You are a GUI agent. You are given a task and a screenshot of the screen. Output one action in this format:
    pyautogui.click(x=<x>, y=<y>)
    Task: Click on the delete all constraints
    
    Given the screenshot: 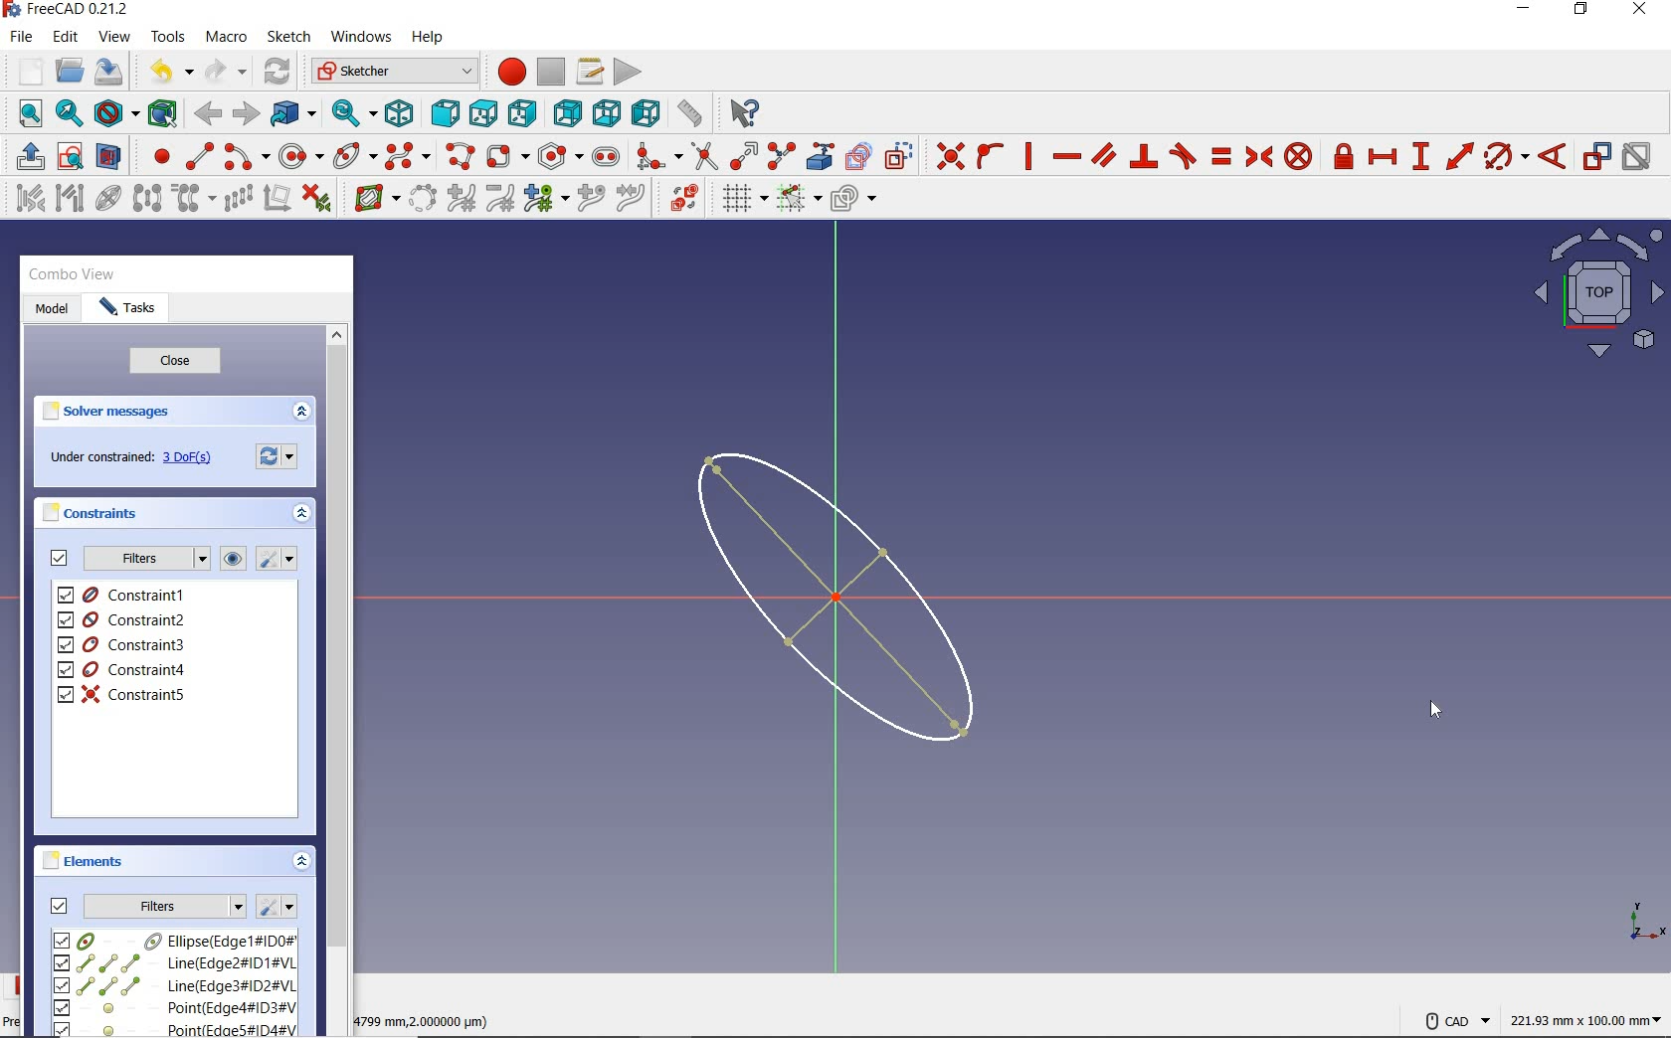 What is the action you would take?
    pyautogui.click(x=316, y=197)
    